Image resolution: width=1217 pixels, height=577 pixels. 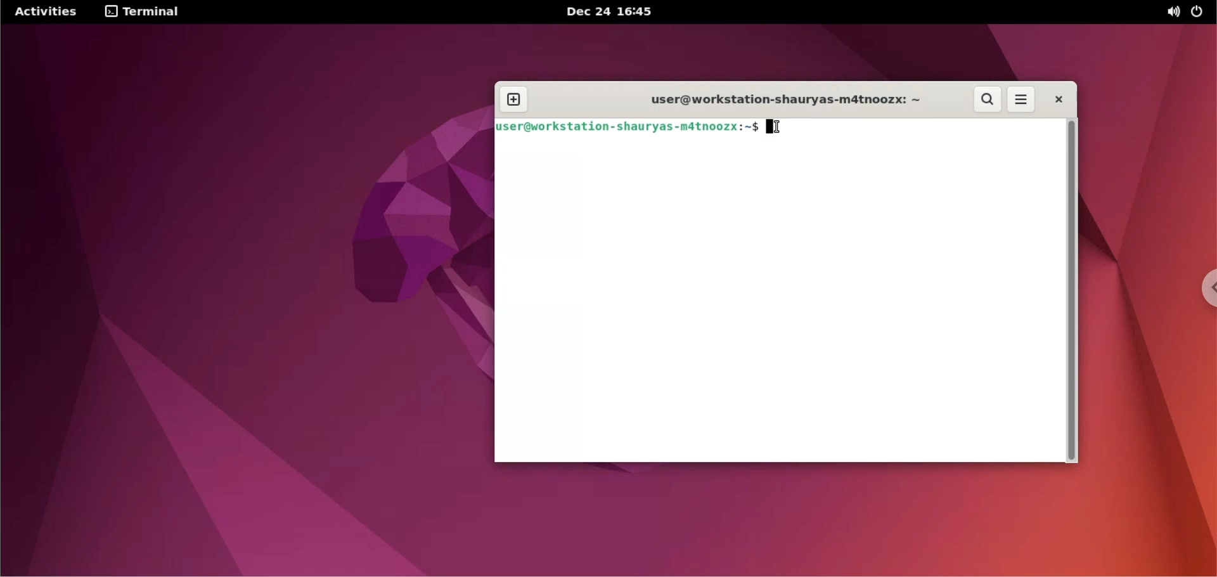 What do you see at coordinates (777, 126) in the screenshot?
I see `cursor` at bounding box center [777, 126].